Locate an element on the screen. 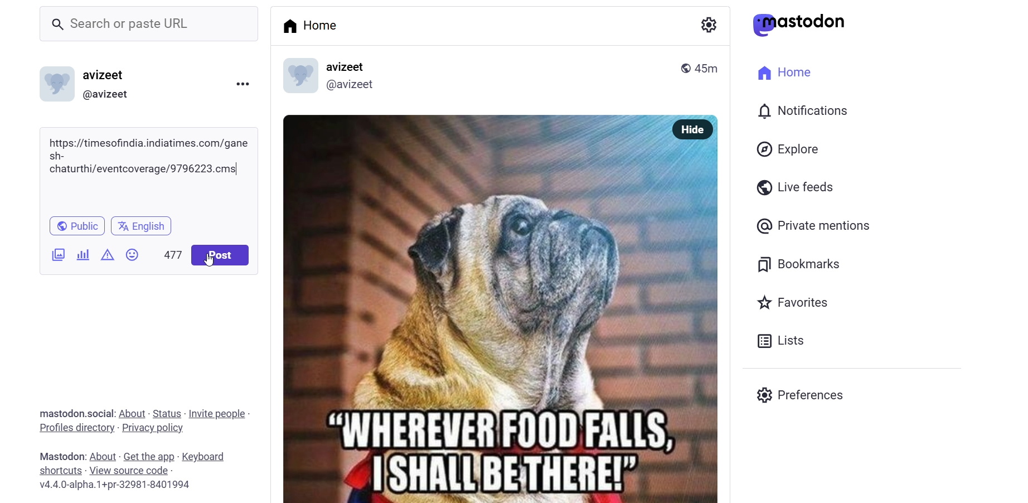 Image resolution: width=1028 pixels, height=503 pixels. I 0) Notifications is located at coordinates (813, 110).